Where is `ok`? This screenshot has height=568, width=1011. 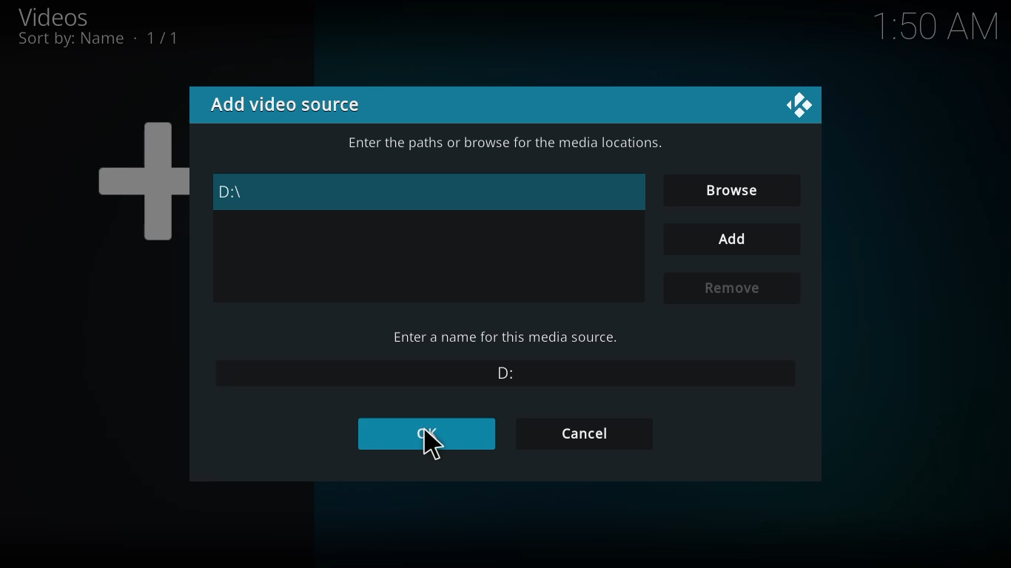
ok is located at coordinates (433, 435).